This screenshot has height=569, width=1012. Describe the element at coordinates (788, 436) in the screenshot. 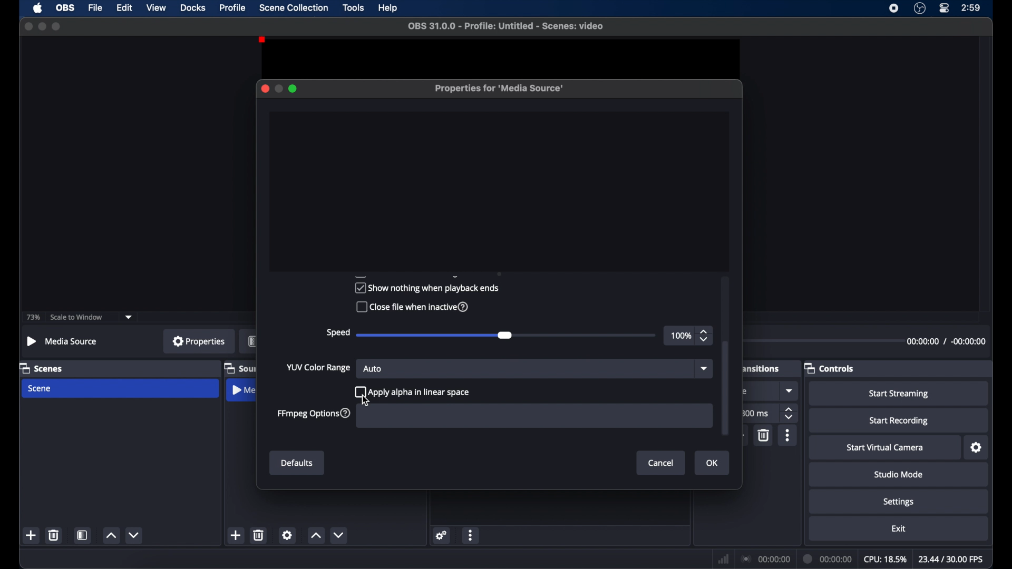

I see `more options` at that location.